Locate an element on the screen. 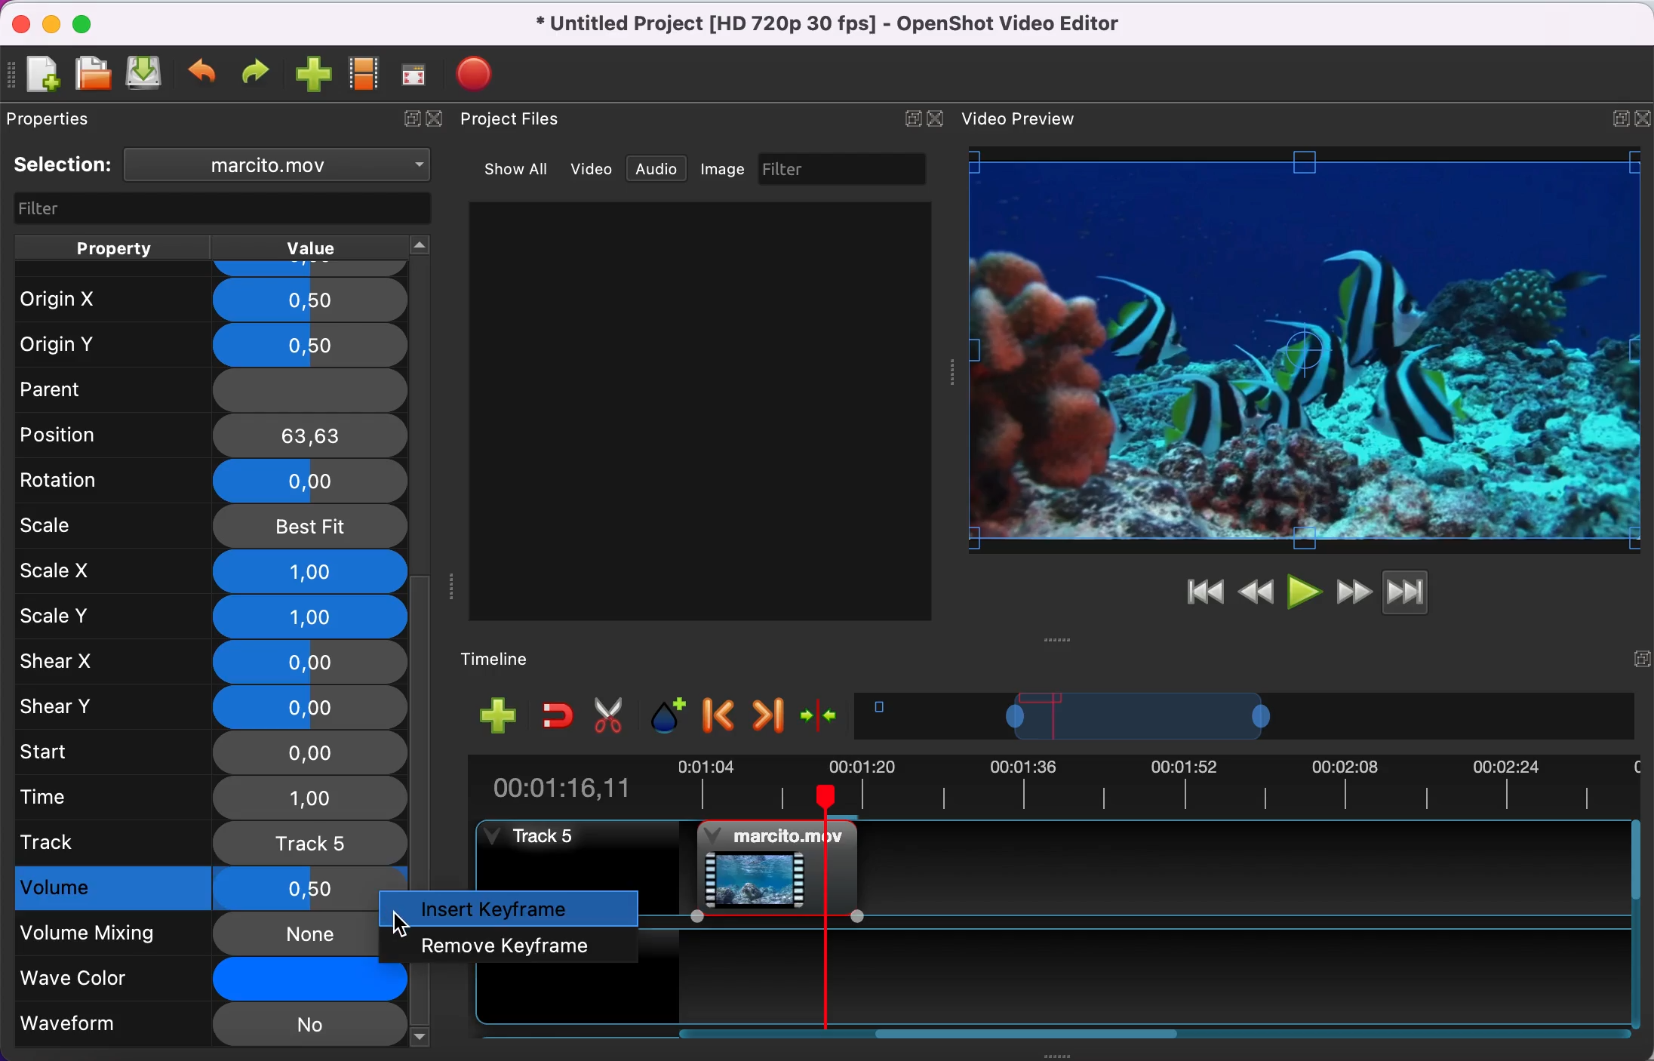 The height and width of the screenshot is (1061, 1654). close is located at coordinates (939, 117).